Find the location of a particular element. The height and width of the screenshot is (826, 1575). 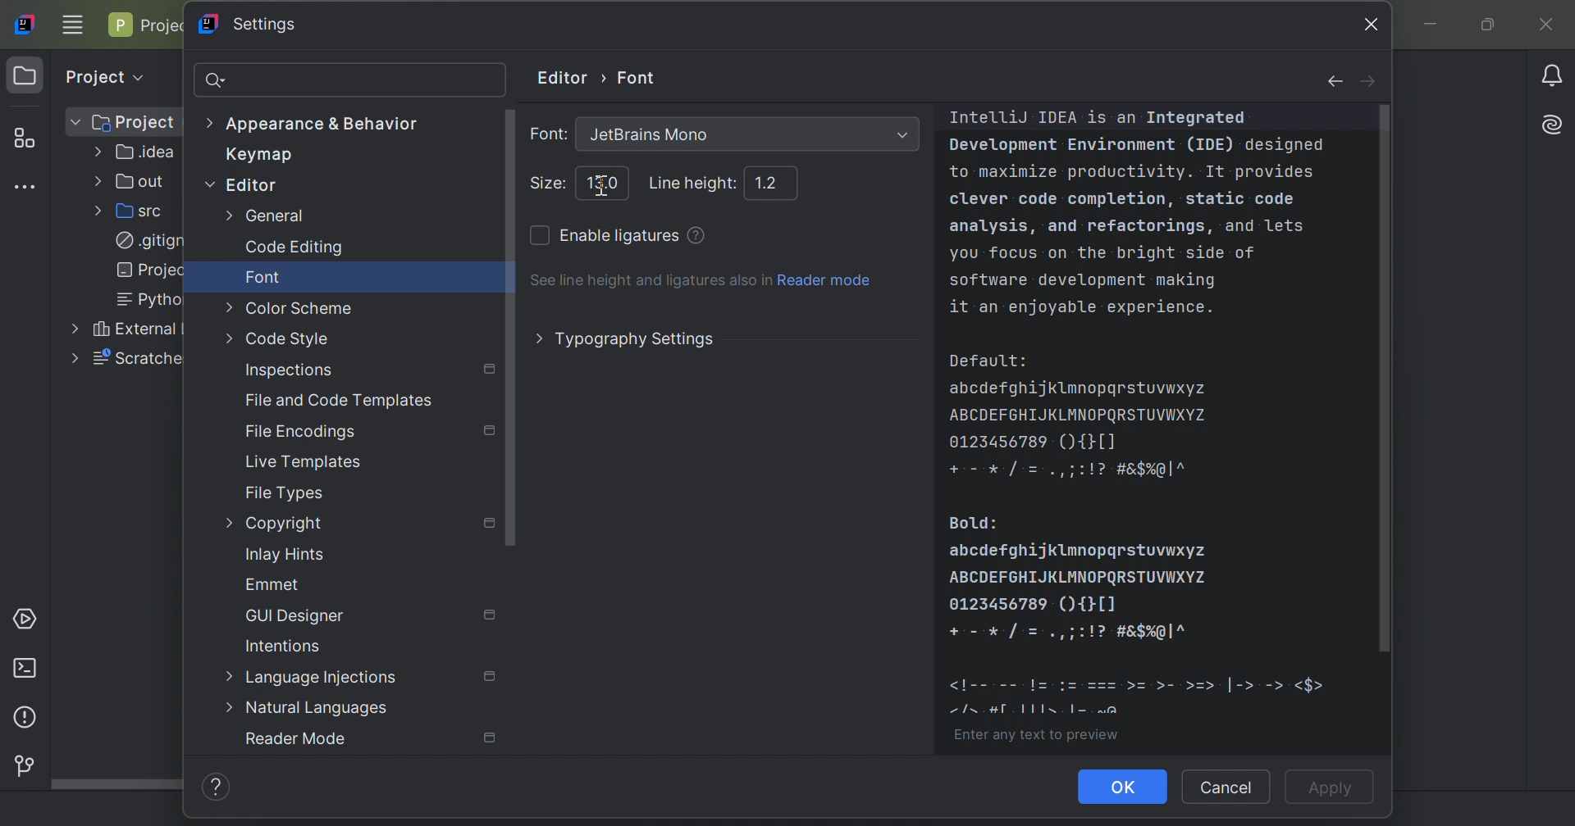

Cancel is located at coordinates (1226, 787).